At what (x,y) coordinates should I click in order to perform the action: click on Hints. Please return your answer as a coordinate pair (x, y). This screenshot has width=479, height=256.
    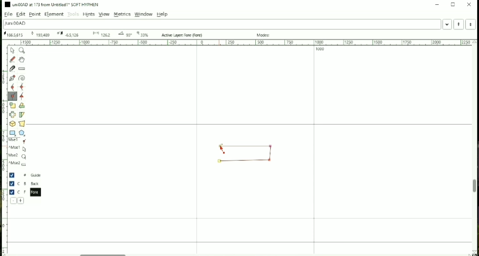
    Looking at the image, I should click on (89, 15).